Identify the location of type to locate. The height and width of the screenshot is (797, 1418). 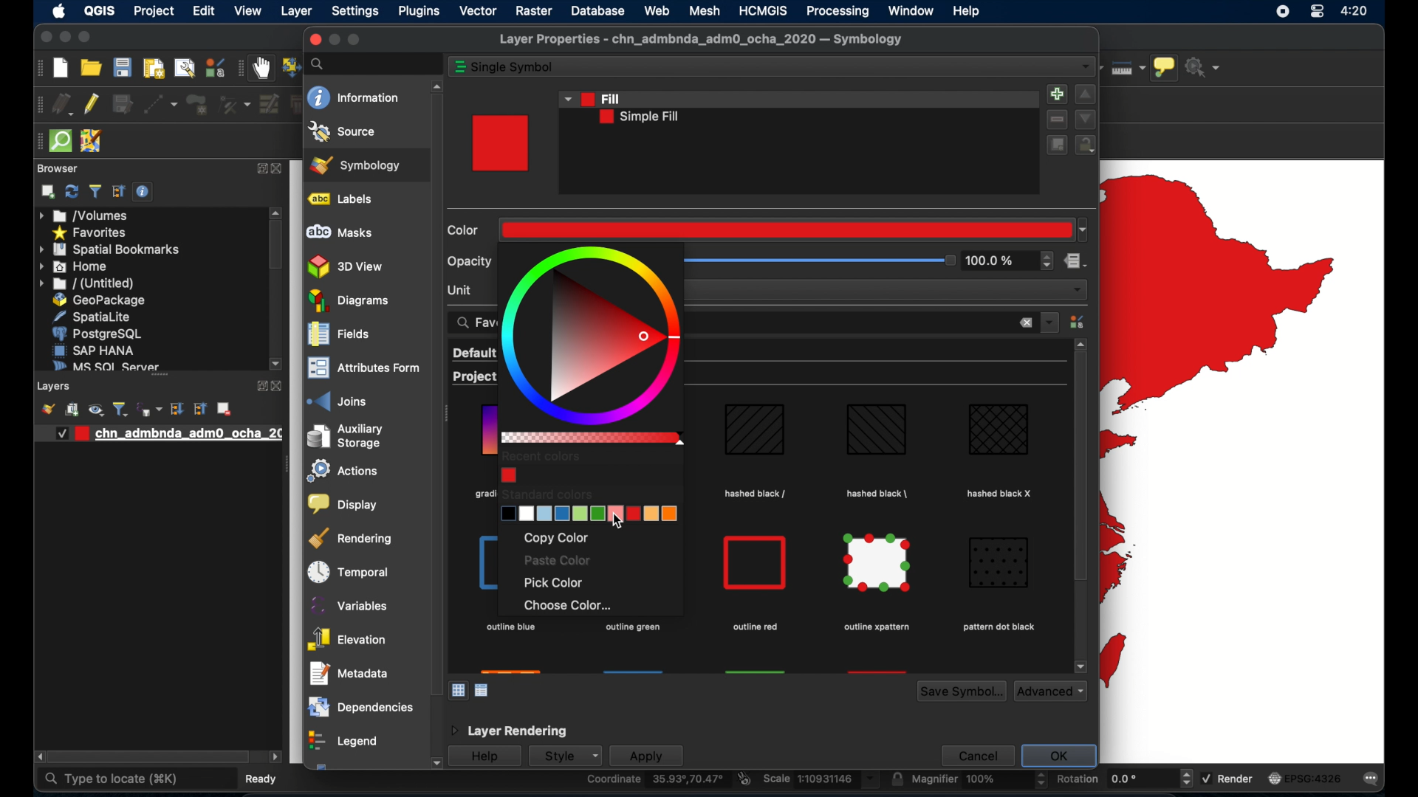
(111, 779).